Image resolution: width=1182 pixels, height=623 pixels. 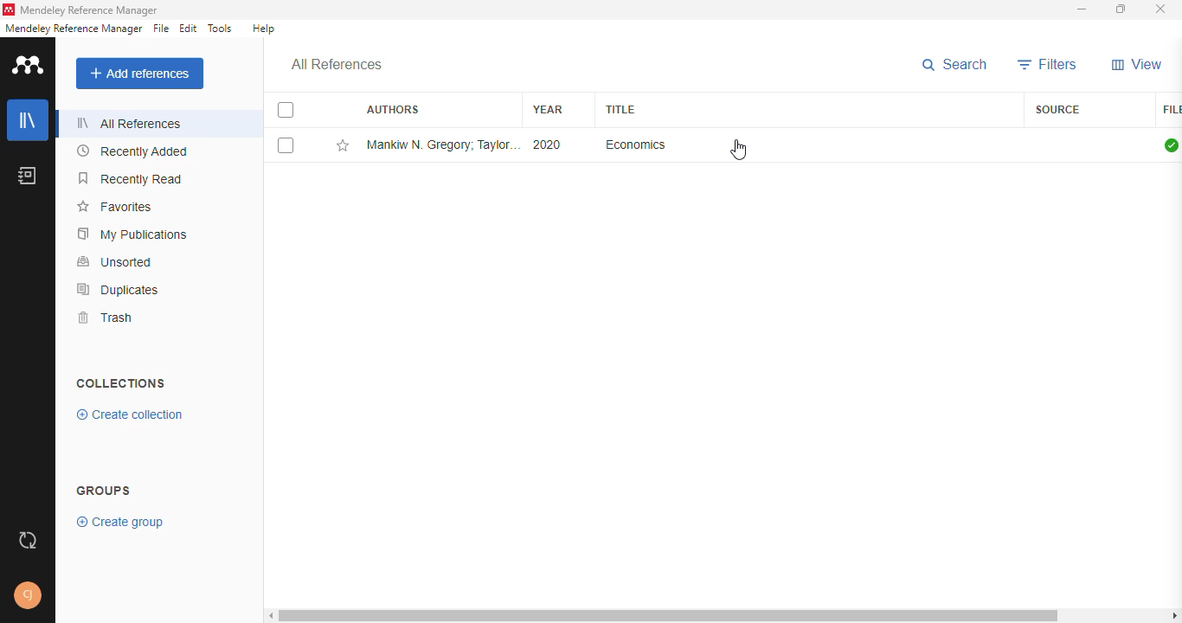 What do you see at coordinates (103, 490) in the screenshot?
I see `groups` at bounding box center [103, 490].